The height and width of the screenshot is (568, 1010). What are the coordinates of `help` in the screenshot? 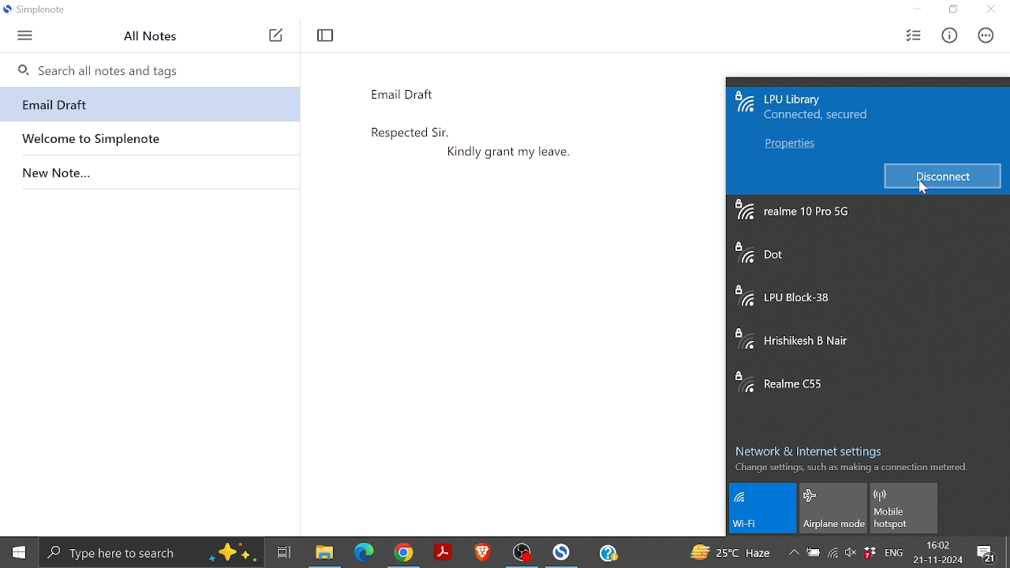 It's located at (608, 553).